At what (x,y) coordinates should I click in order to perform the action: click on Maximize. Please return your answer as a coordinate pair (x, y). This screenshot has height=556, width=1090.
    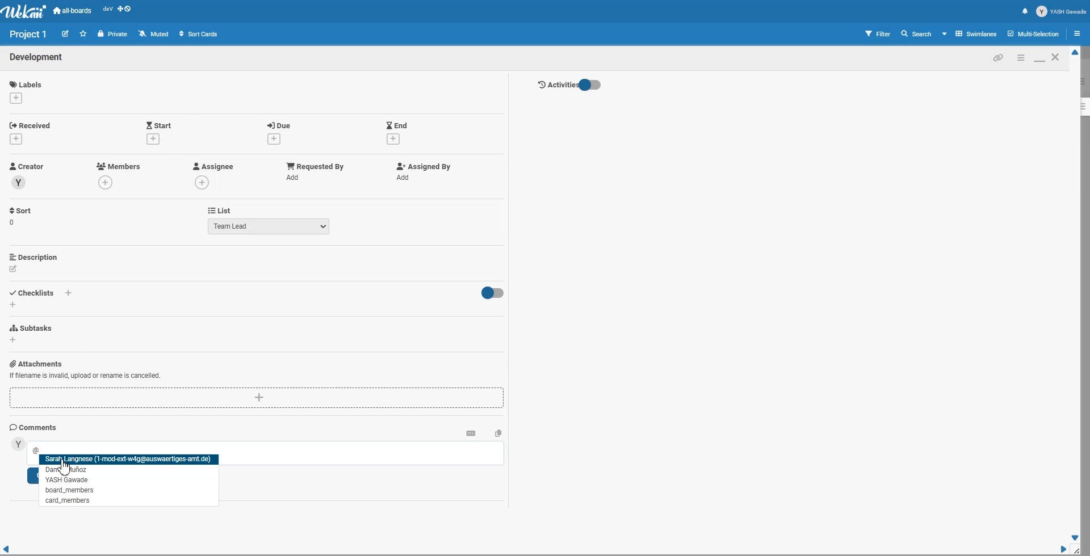
    Looking at the image, I should click on (1039, 57).